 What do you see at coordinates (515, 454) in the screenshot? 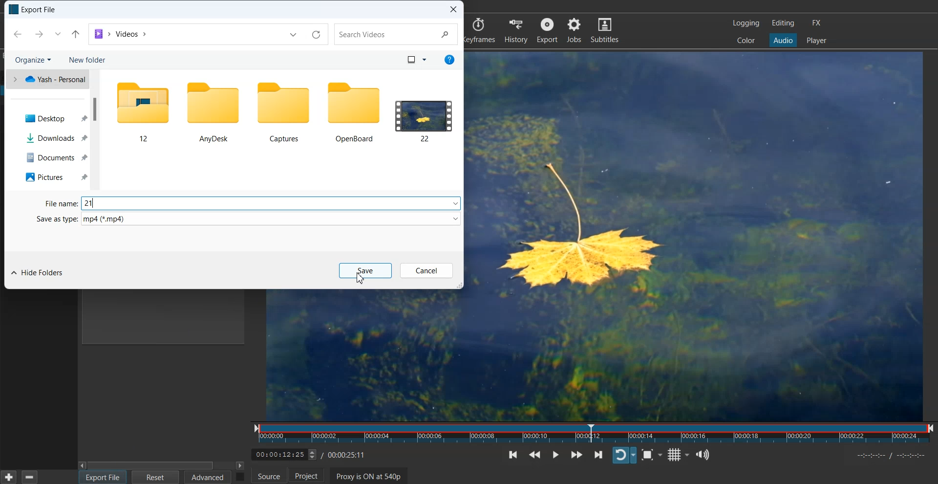
I see `Skip to the previous point` at bounding box center [515, 454].